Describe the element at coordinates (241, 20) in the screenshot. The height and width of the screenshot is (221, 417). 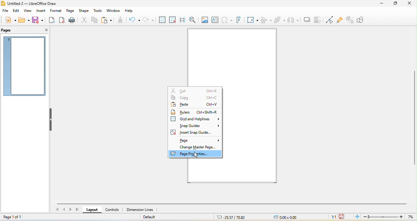
I see `fontwork text` at that location.